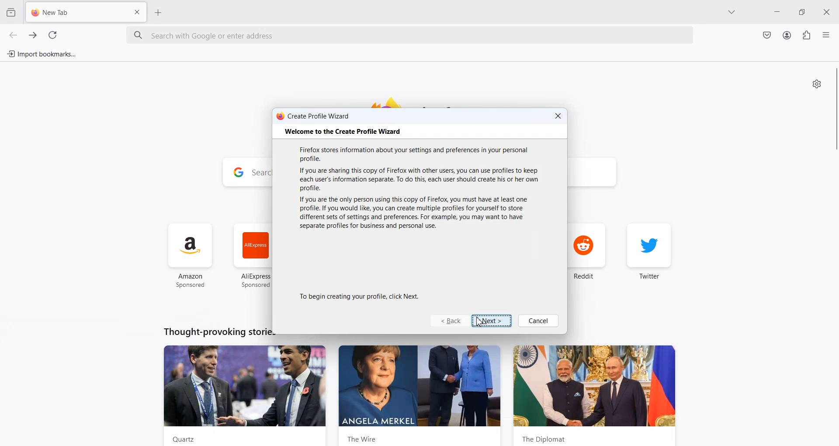  Describe the element at coordinates (539, 321) in the screenshot. I see `Cancel` at that location.